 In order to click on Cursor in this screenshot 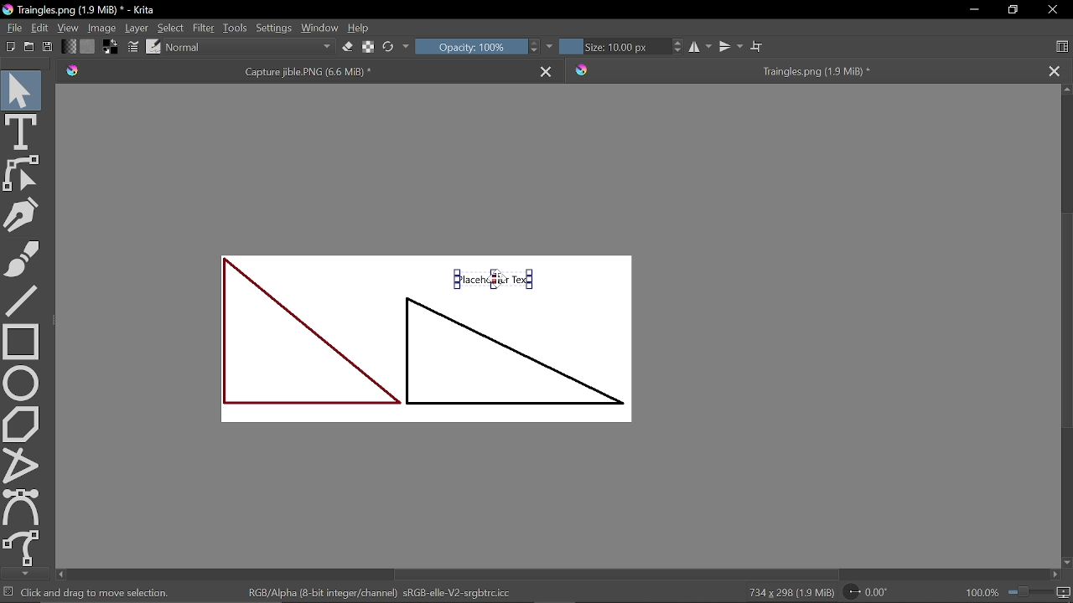, I will do `click(493, 281)`.